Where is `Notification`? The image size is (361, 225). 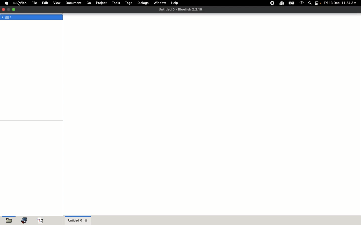 Notification is located at coordinates (318, 3).